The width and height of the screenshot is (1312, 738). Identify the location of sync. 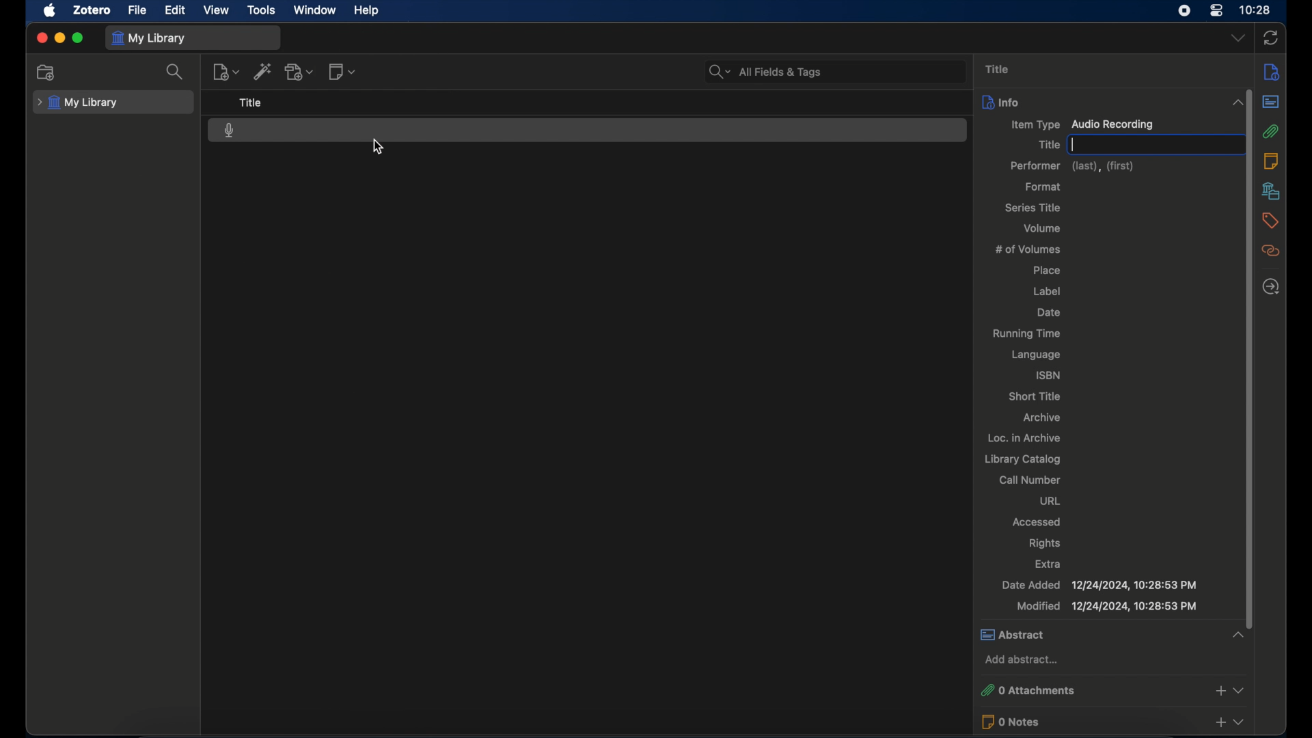
(1271, 38).